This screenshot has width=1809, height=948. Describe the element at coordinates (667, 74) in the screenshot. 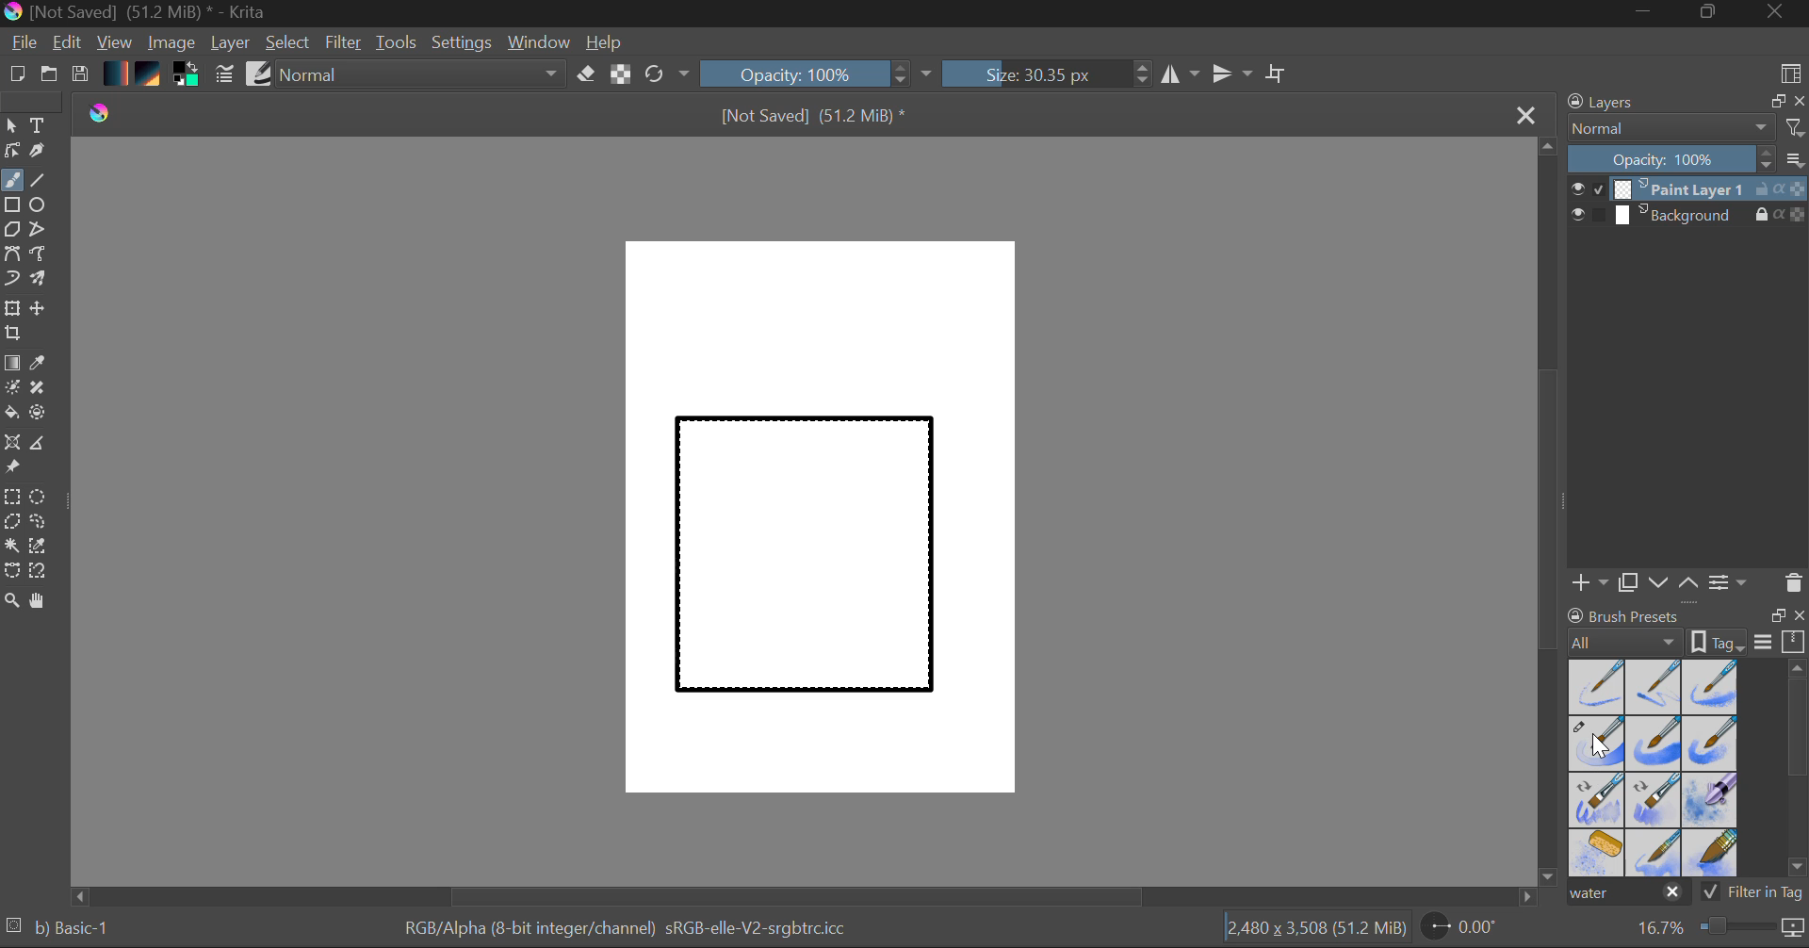

I see `Refresh` at that location.